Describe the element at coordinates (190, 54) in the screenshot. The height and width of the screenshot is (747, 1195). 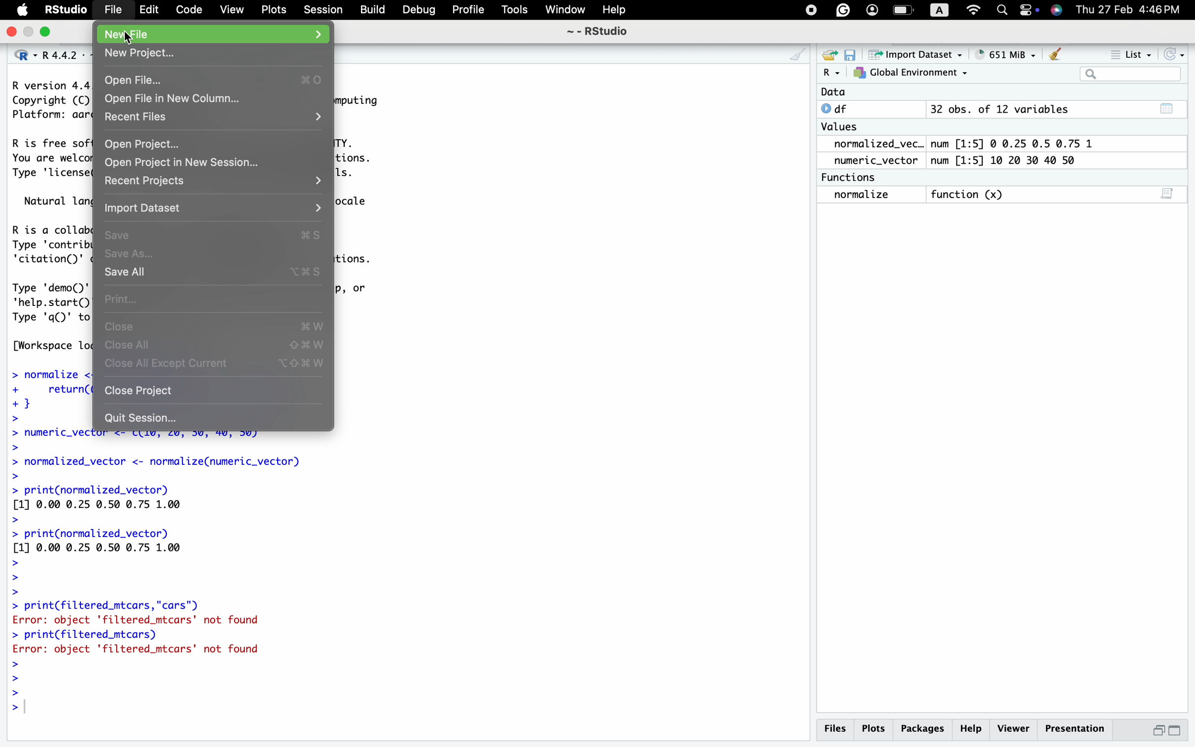
I see `New project` at that location.